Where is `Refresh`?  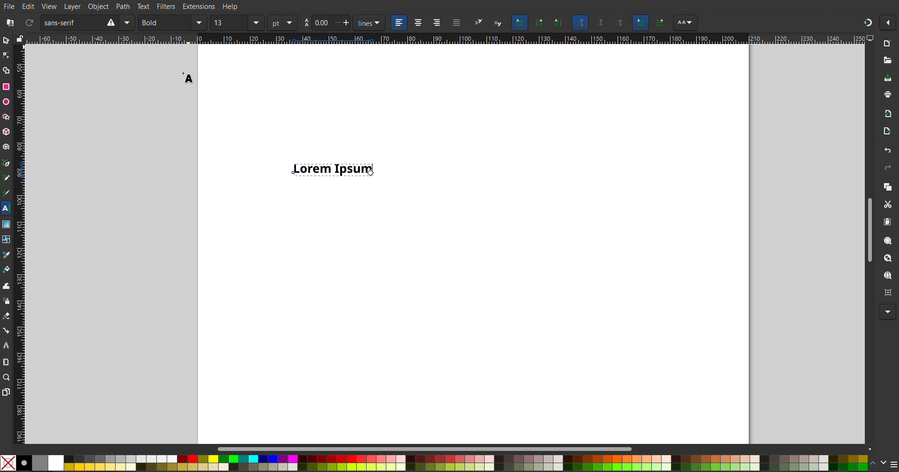
Refresh is located at coordinates (29, 23).